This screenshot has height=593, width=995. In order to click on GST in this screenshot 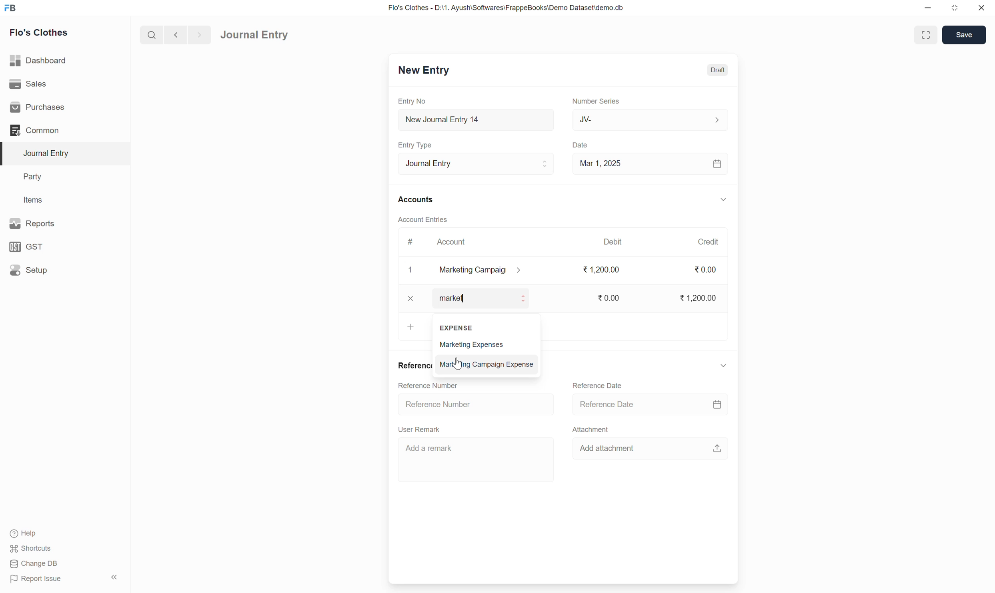, I will do `click(28, 247)`.